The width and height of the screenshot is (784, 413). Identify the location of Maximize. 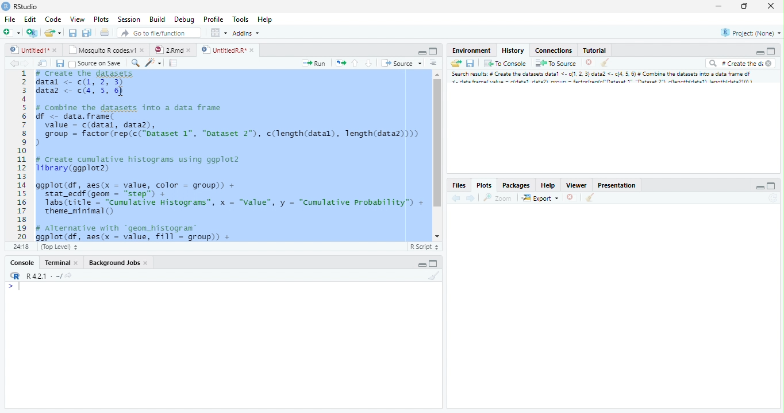
(773, 185).